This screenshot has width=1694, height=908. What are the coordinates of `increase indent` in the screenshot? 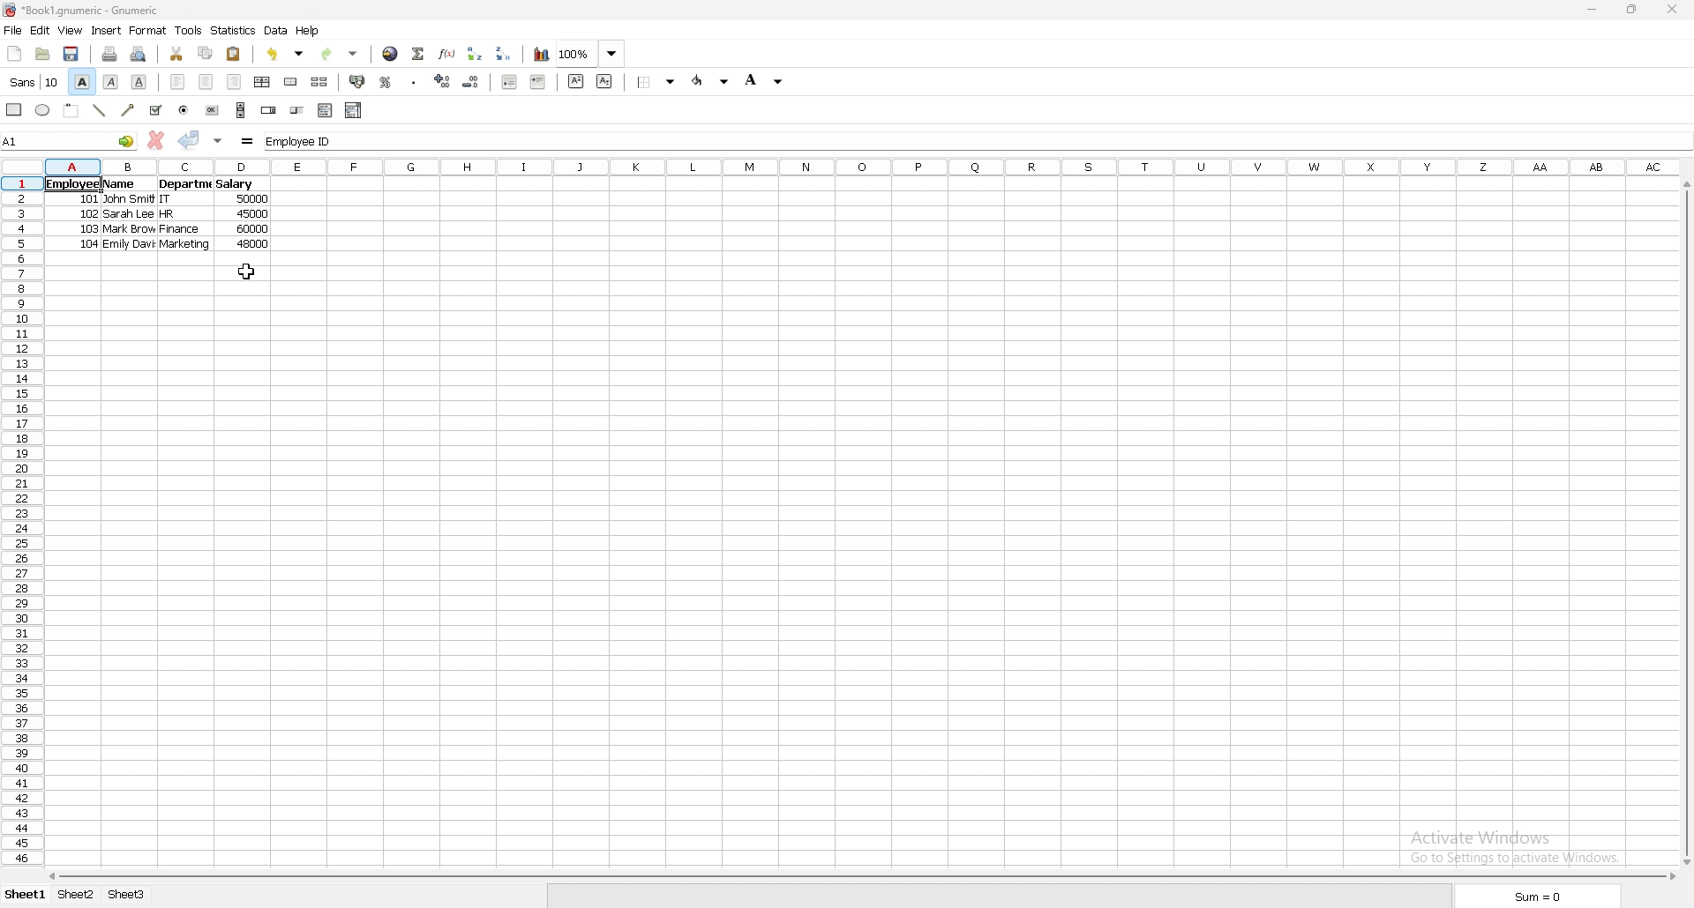 It's located at (538, 81).